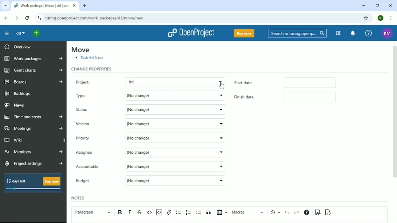 The width and height of the screenshot is (397, 223). Describe the element at coordinates (28, 18) in the screenshot. I see `reload this page` at that location.